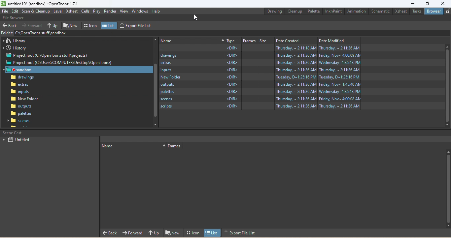  What do you see at coordinates (260, 100) in the screenshot?
I see `scripts` at bounding box center [260, 100].